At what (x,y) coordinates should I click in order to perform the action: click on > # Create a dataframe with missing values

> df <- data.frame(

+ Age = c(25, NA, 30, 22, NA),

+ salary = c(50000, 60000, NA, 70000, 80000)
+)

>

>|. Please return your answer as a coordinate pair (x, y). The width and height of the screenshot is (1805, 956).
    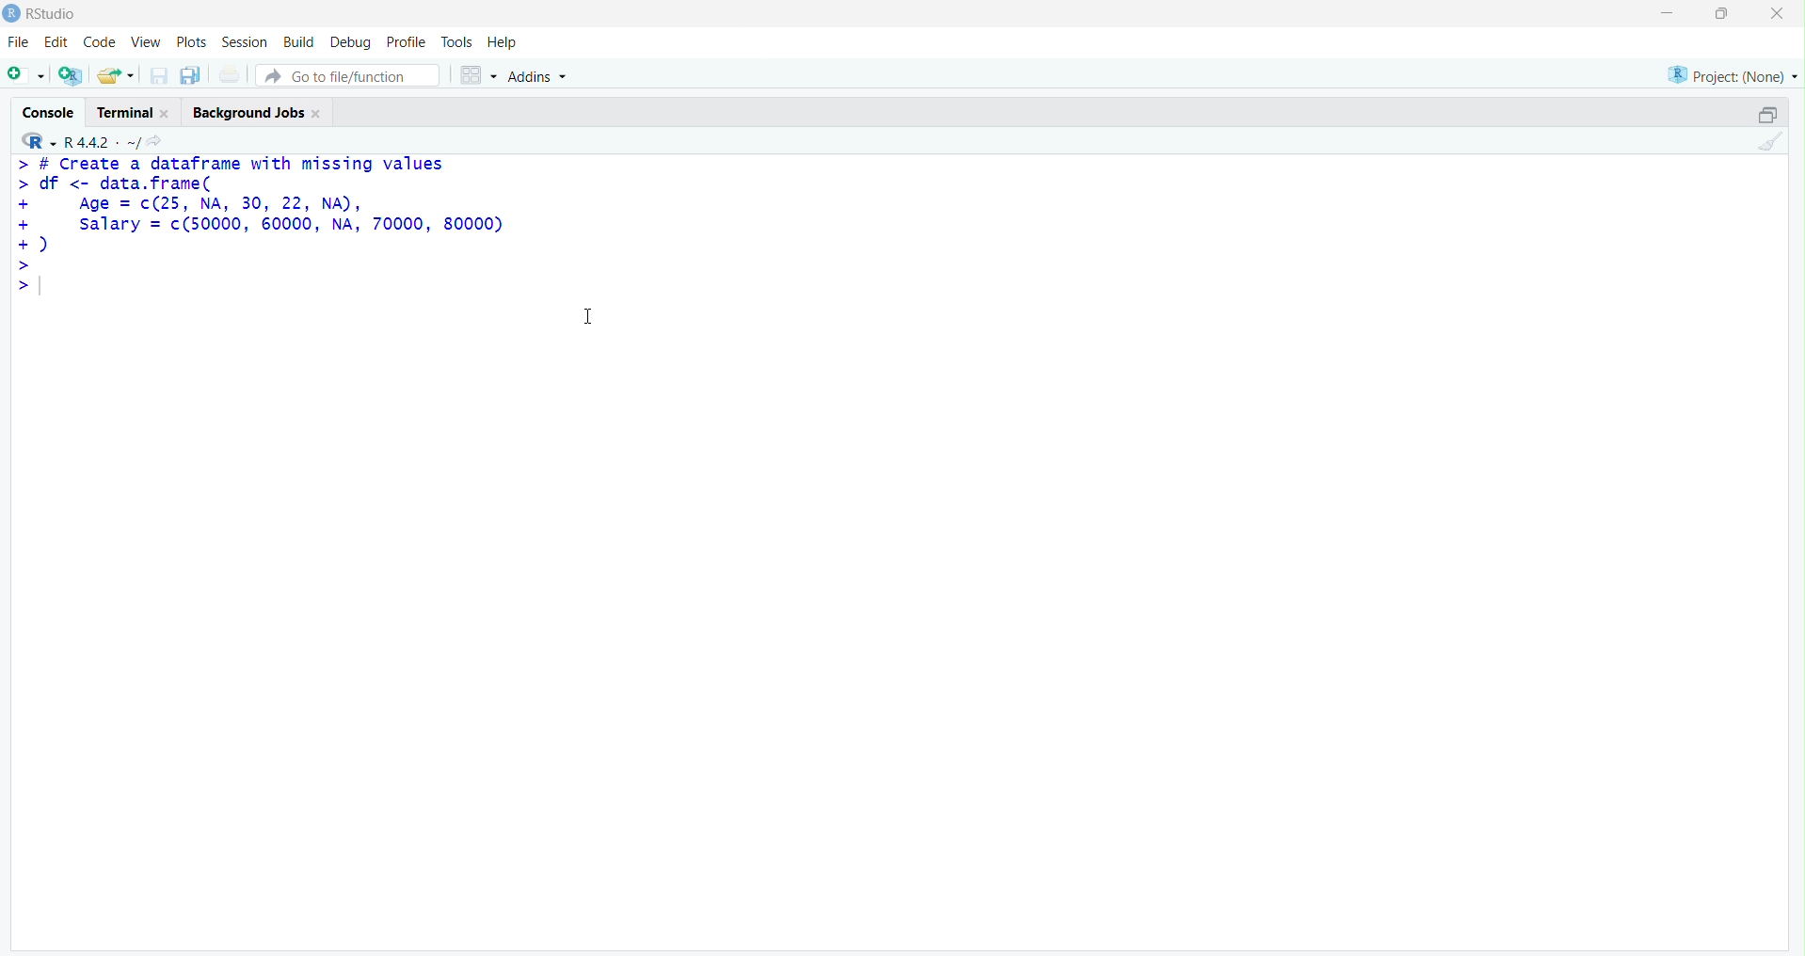
    Looking at the image, I should click on (274, 246).